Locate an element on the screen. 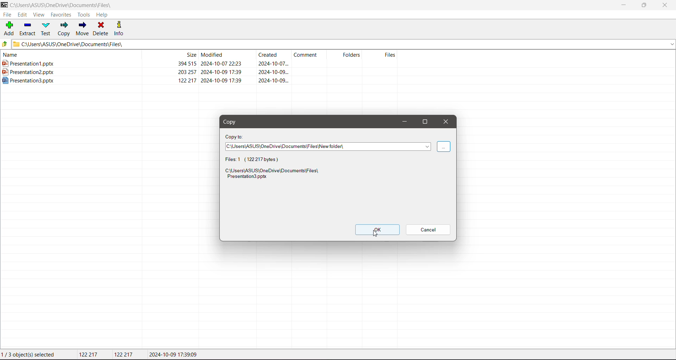 The height and width of the screenshot is (360, 676). Copy is located at coordinates (232, 122).